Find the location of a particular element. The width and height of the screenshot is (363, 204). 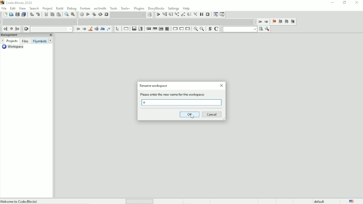

Code::Blocks 20.03 is located at coordinates (17, 3).